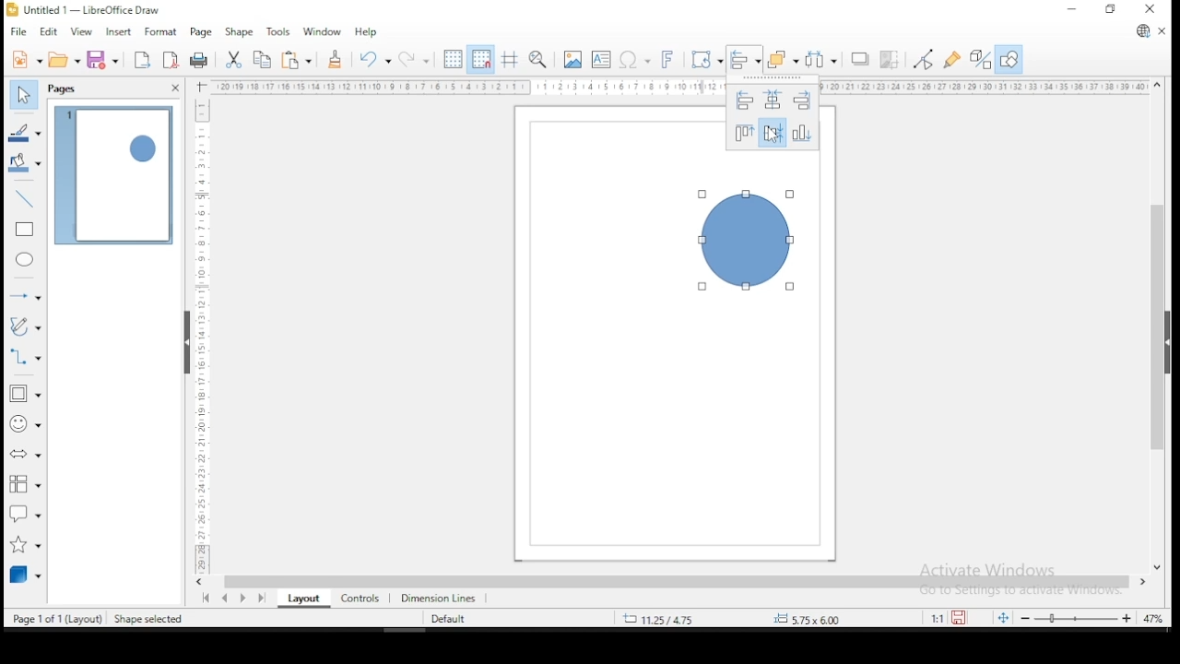  I want to click on block arrows, so click(26, 456).